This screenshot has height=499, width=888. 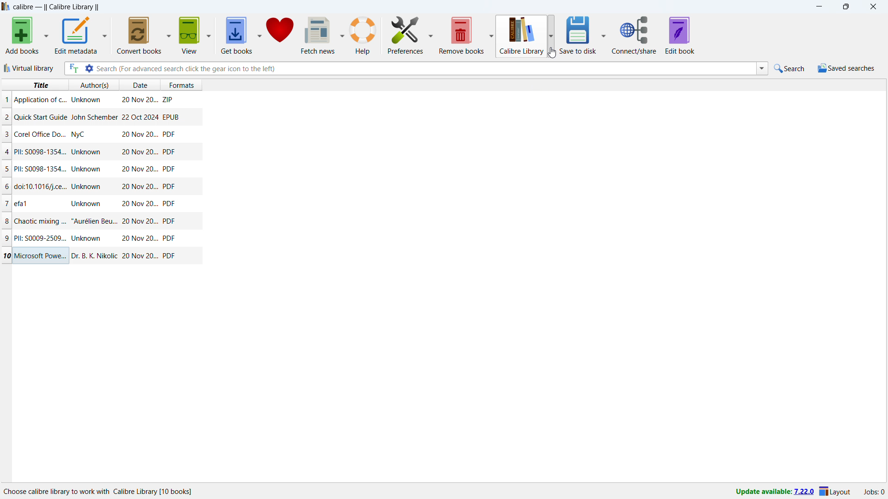 What do you see at coordinates (40, 85) in the screenshot?
I see `title` at bounding box center [40, 85].